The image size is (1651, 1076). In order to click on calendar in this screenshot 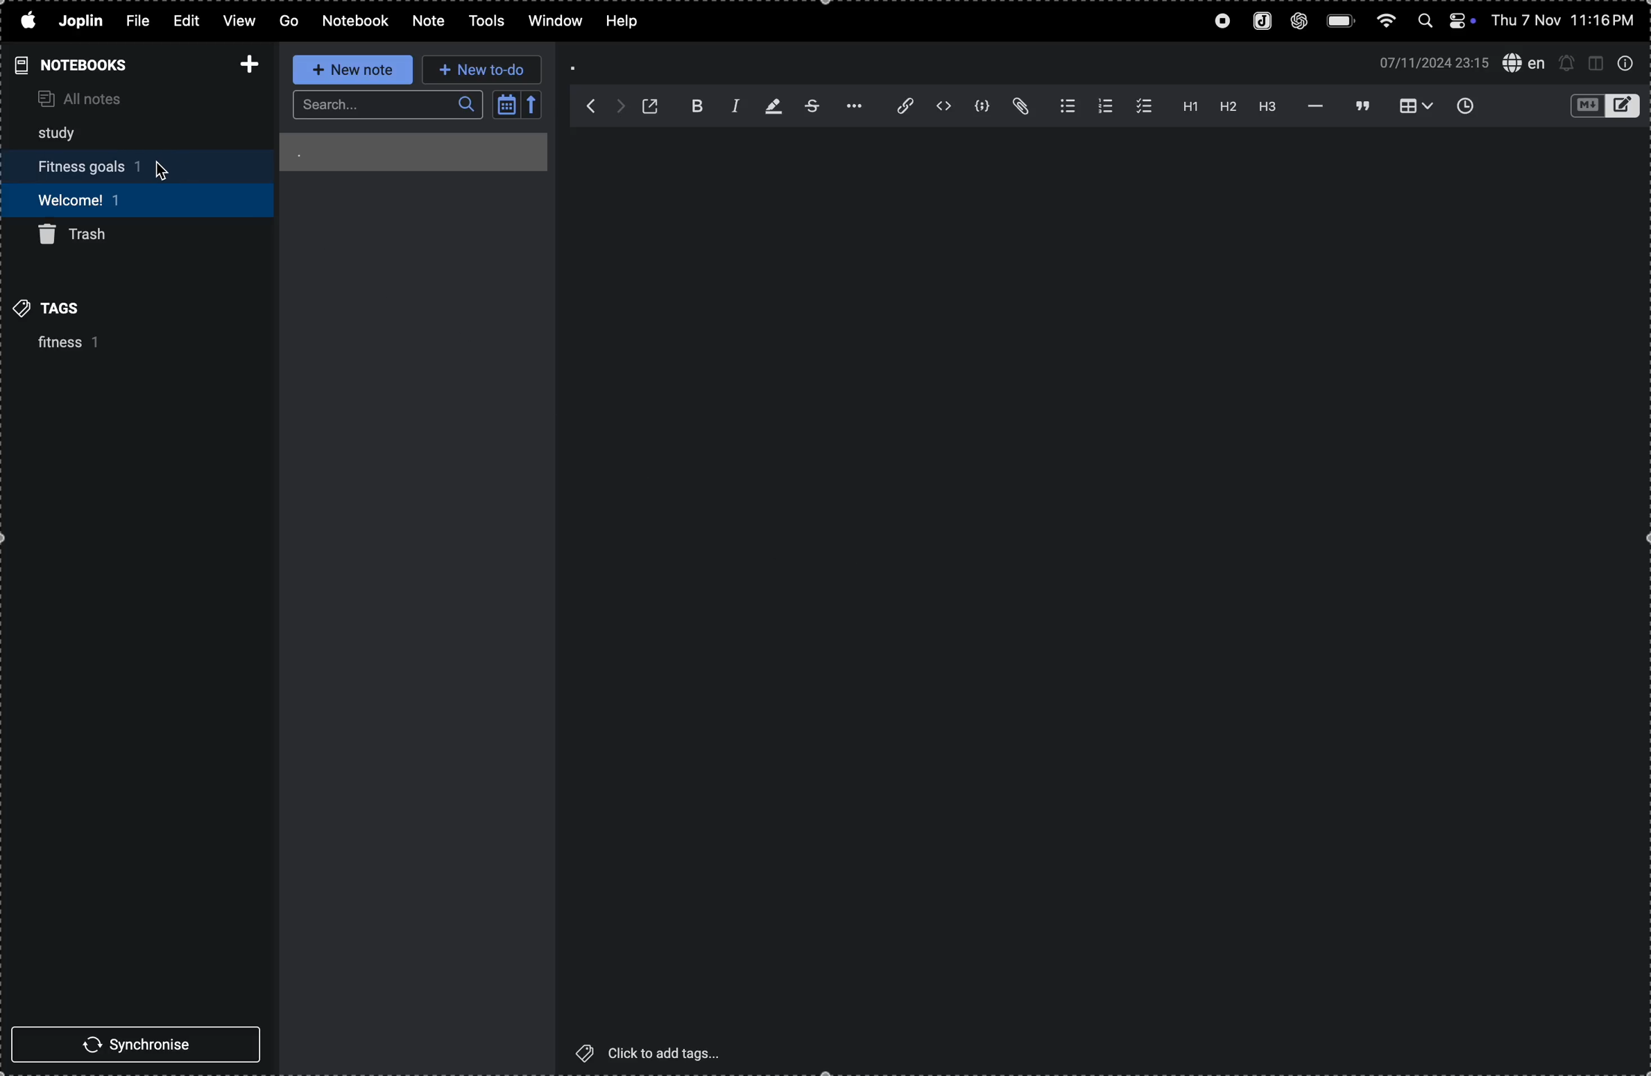, I will do `click(517, 107)`.